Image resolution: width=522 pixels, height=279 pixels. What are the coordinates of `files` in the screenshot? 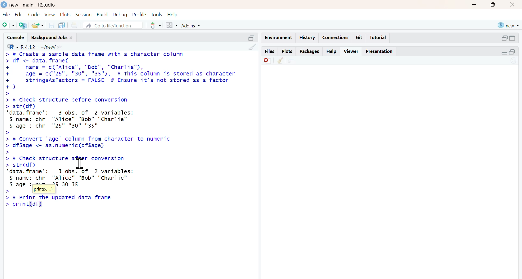 It's located at (270, 52).